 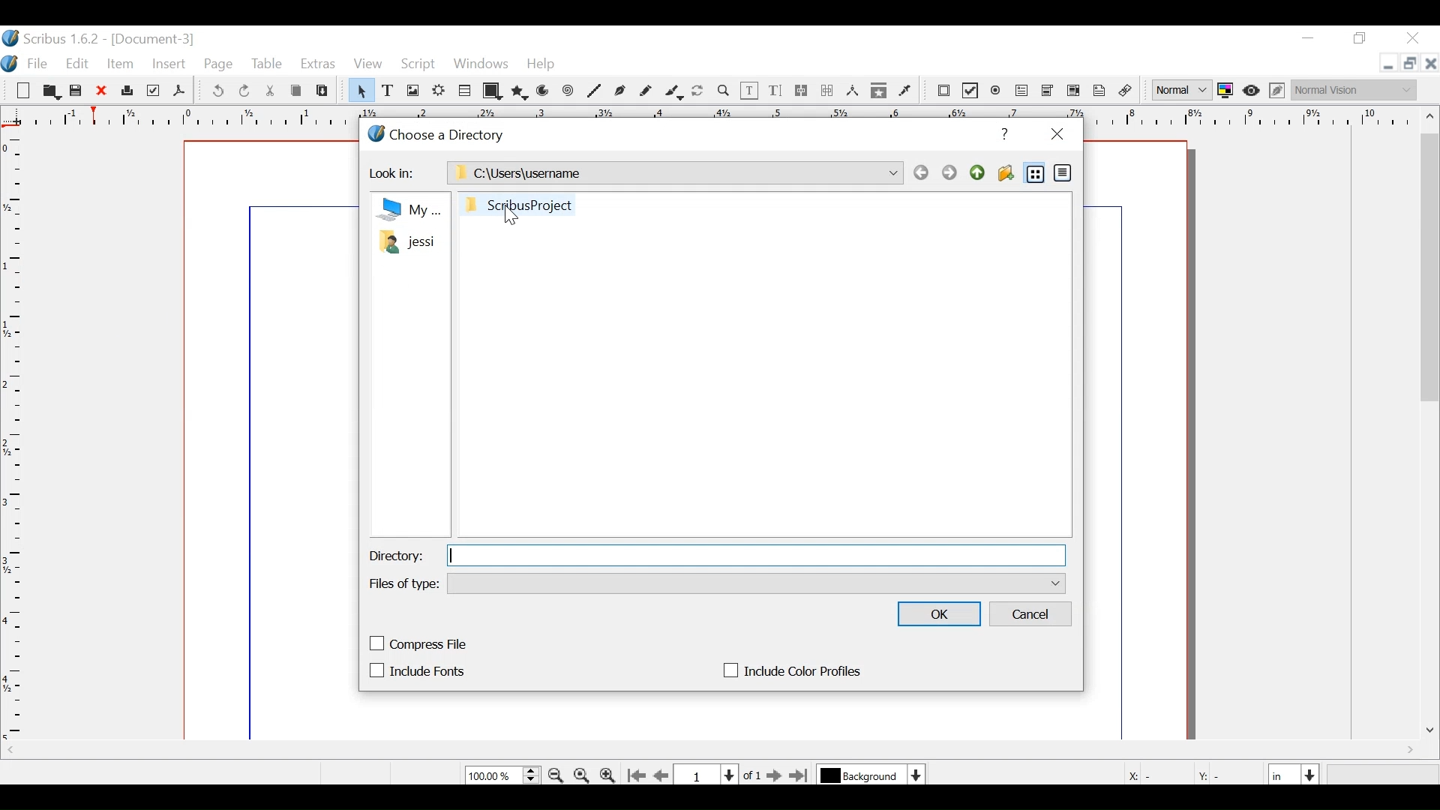 What do you see at coordinates (367, 64) in the screenshot?
I see `View` at bounding box center [367, 64].